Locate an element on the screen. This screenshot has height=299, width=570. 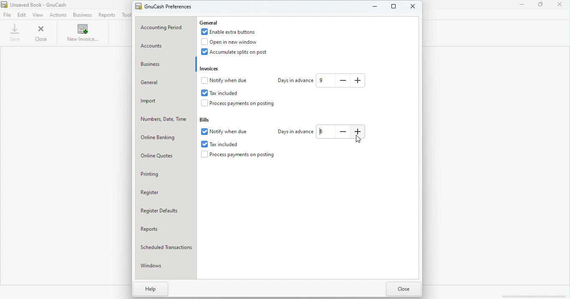
Import is located at coordinates (165, 101).